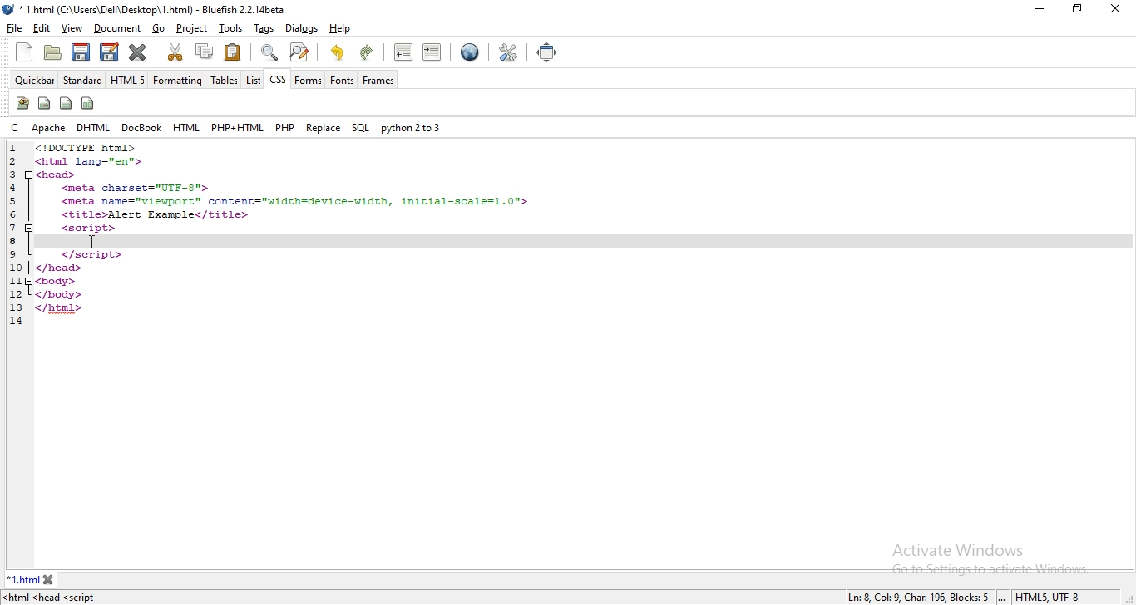 This screenshot has height=605, width=1136. I want to click on edit, so click(41, 28).